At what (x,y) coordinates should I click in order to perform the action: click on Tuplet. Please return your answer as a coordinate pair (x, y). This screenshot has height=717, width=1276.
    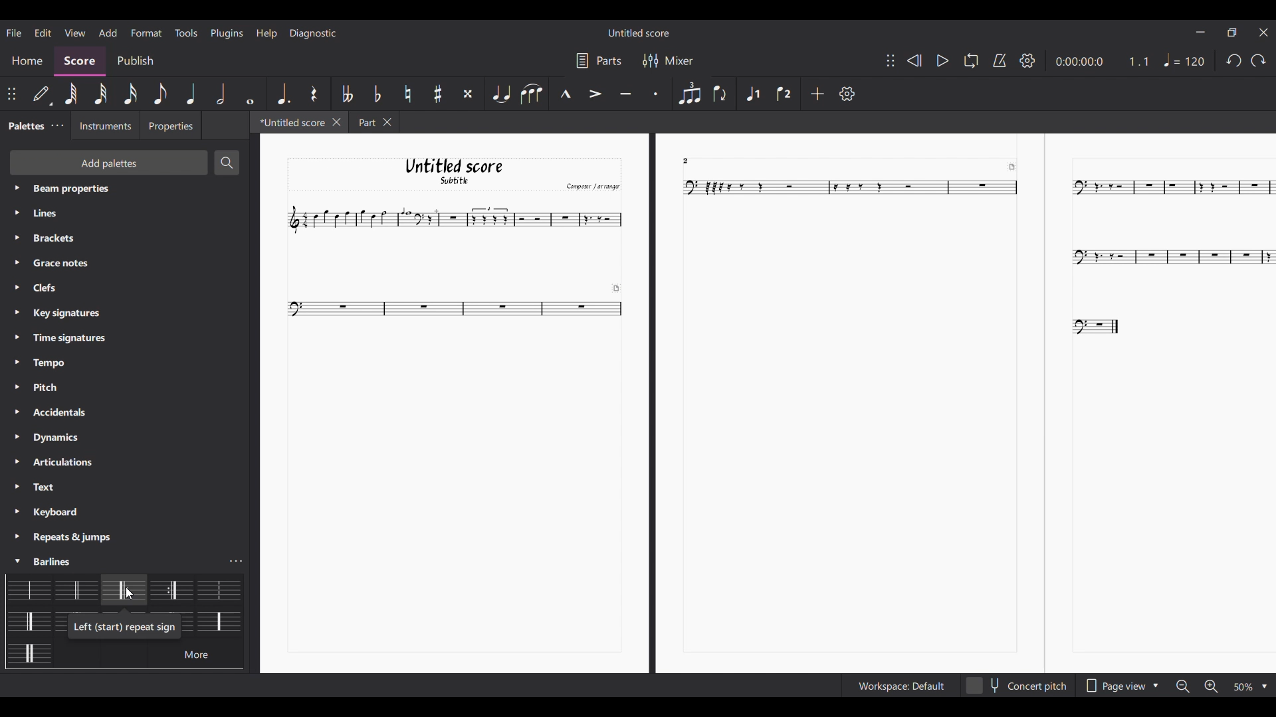
    Looking at the image, I should click on (690, 94).